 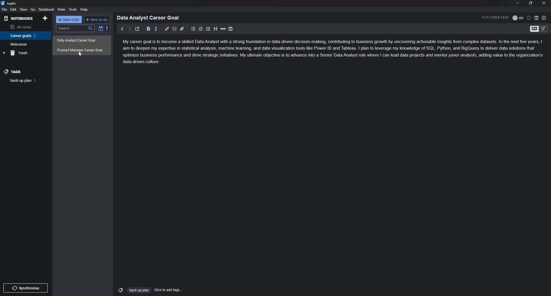 I want to click on Welcome!, so click(x=24, y=44).